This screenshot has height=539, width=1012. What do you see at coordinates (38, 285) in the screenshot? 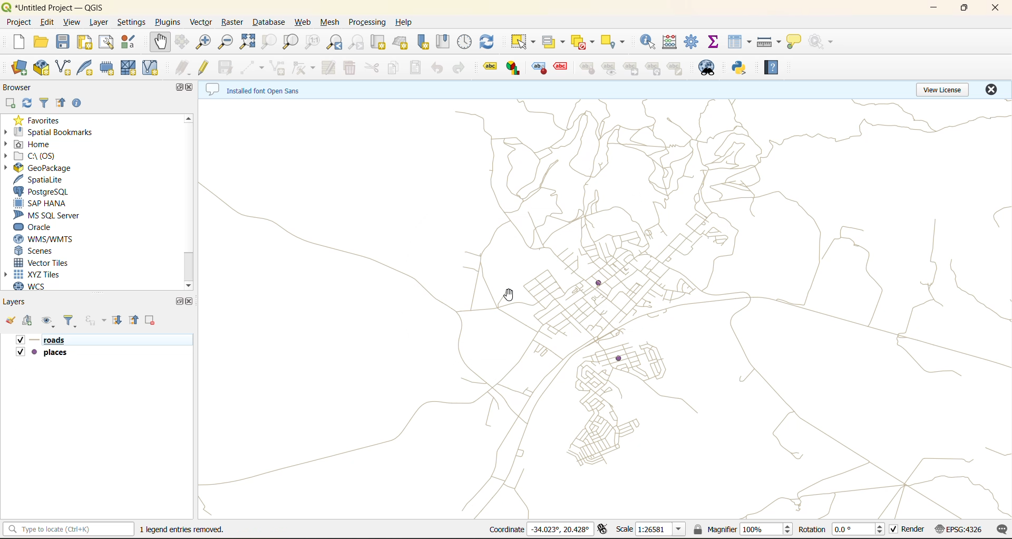
I see `wcs` at bounding box center [38, 285].